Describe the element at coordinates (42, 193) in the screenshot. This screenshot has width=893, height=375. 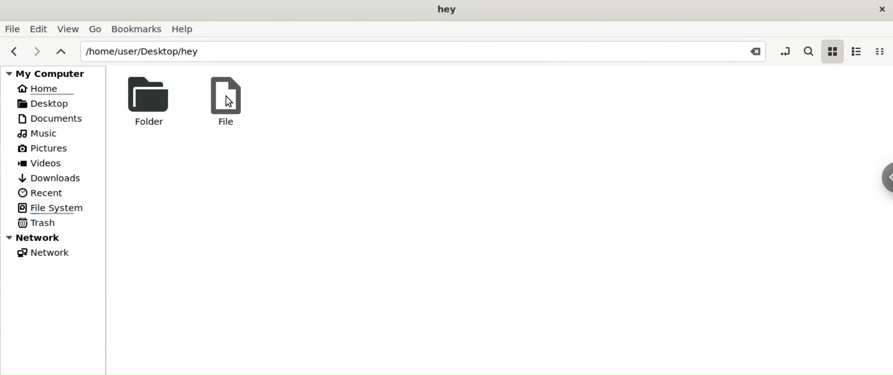
I see `Recent` at that location.